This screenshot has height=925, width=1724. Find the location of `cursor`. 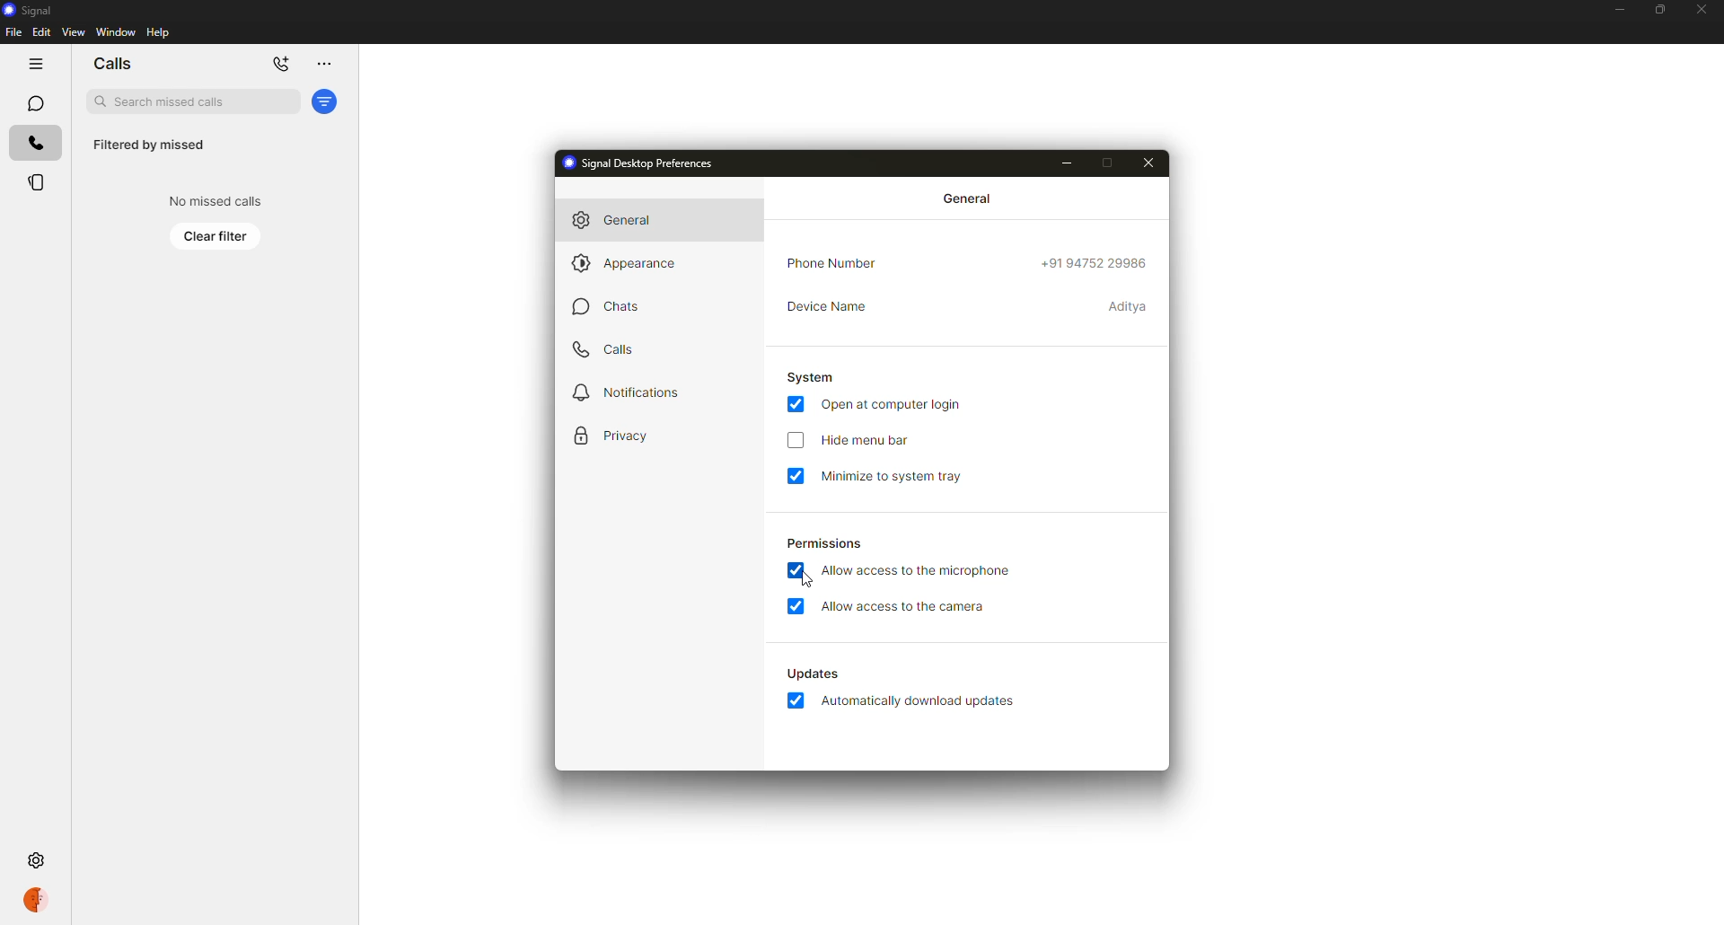

cursor is located at coordinates (806, 580).